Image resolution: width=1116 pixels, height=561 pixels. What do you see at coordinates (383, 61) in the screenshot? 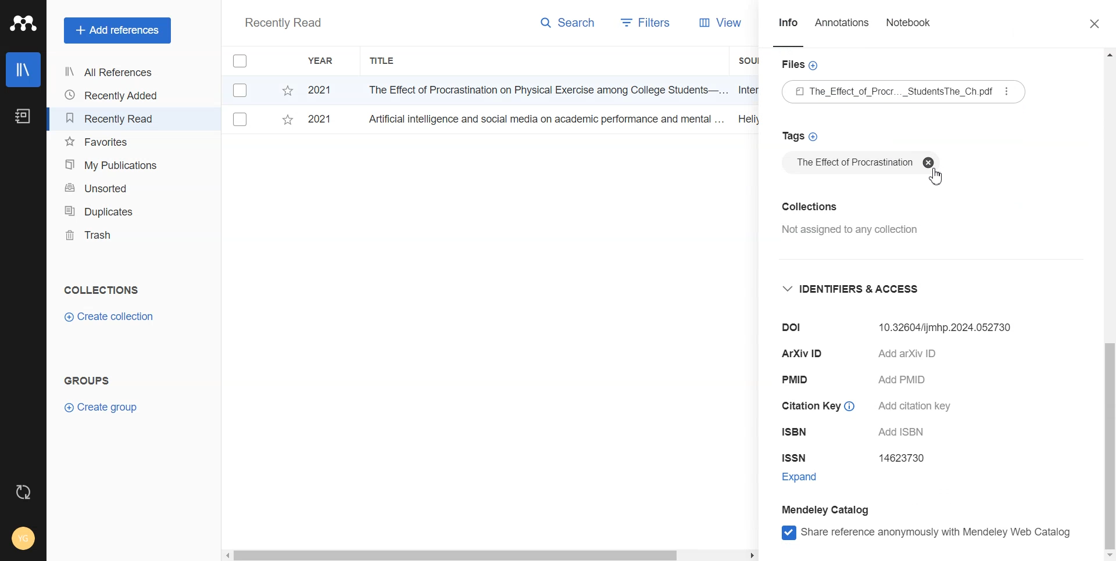
I see `Title` at bounding box center [383, 61].